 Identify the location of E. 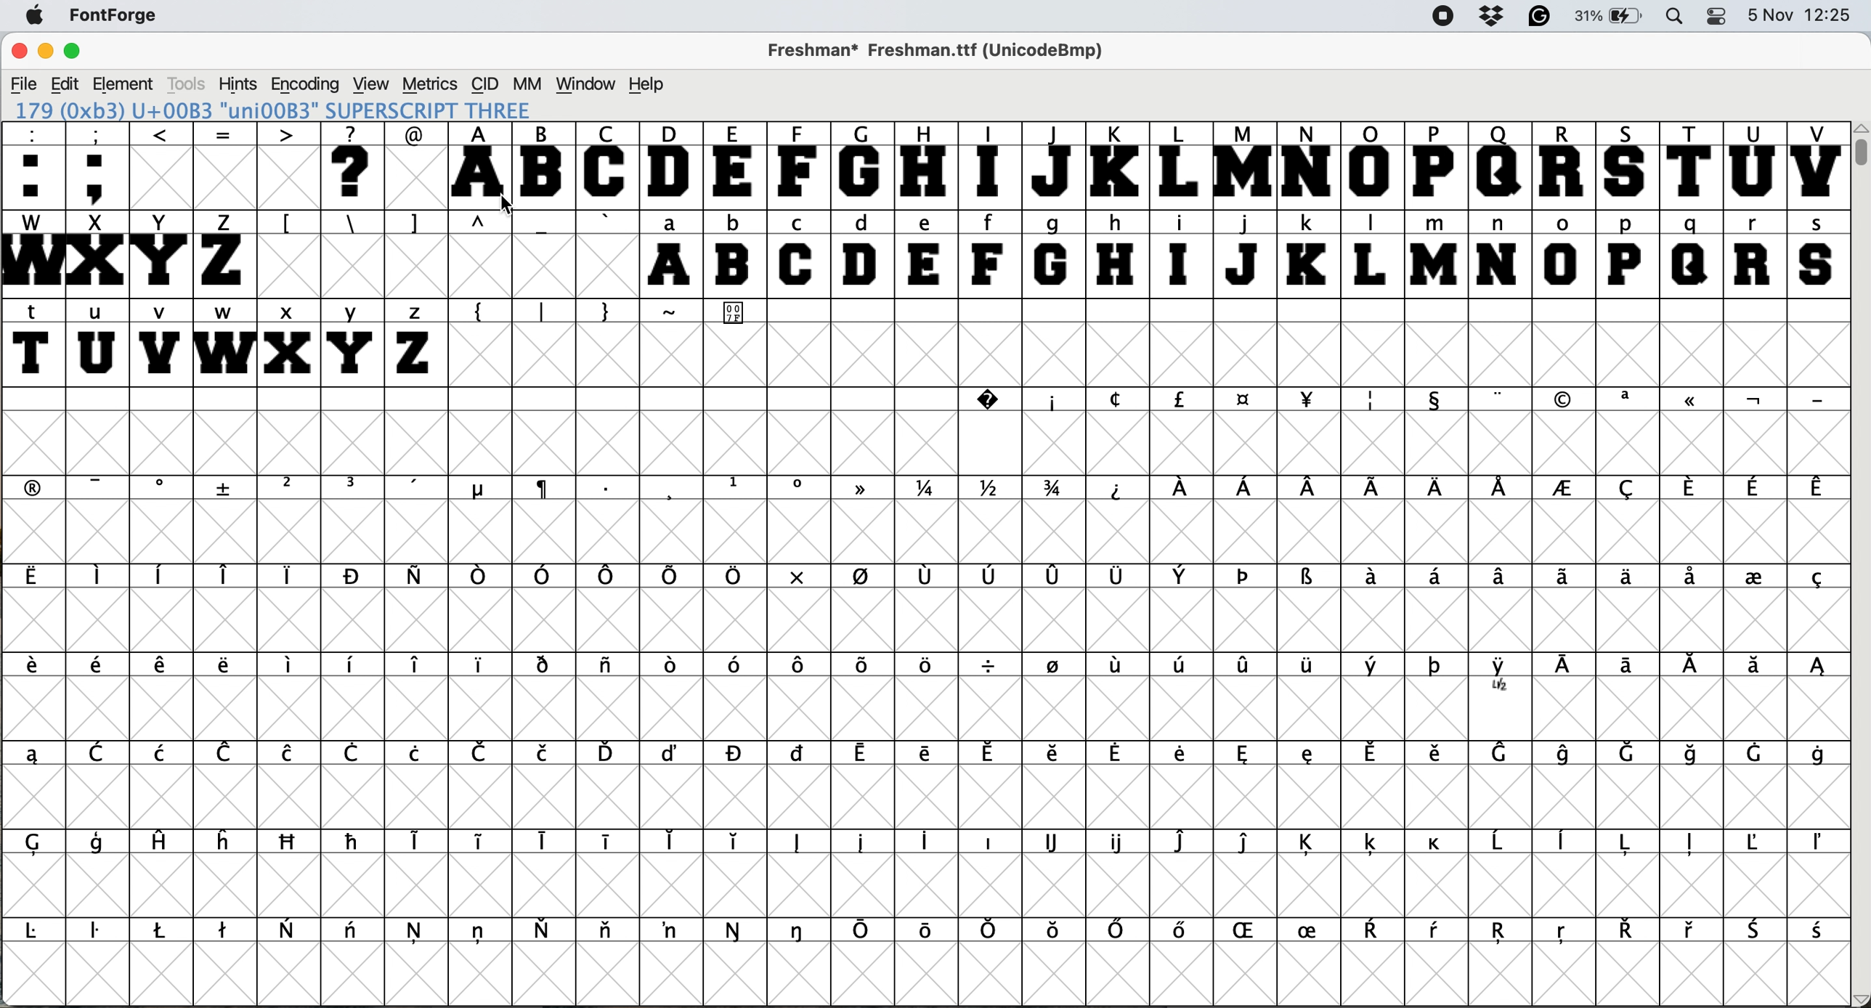
(735, 164).